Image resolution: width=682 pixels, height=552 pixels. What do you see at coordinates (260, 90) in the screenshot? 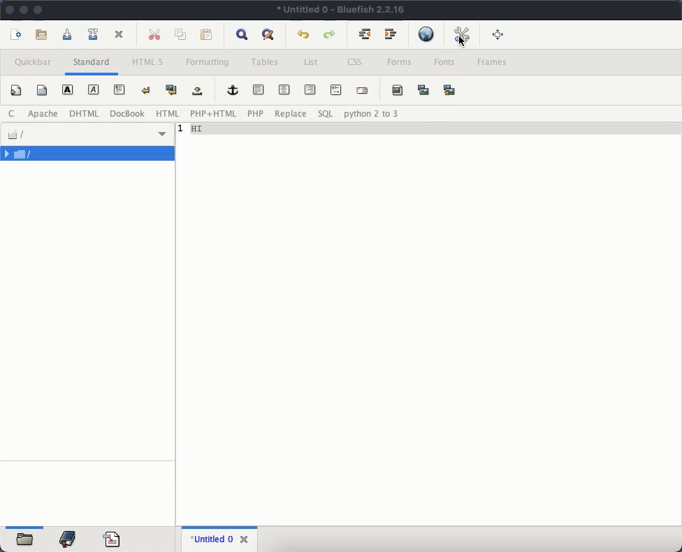
I see `horizontal rule` at bounding box center [260, 90].